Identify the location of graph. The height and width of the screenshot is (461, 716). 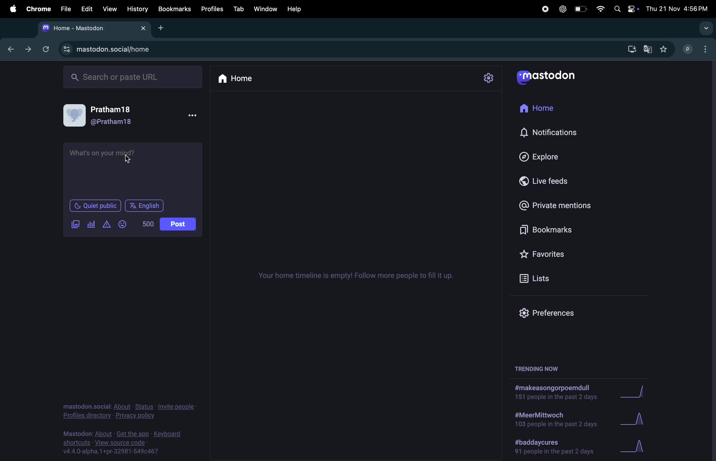
(633, 419).